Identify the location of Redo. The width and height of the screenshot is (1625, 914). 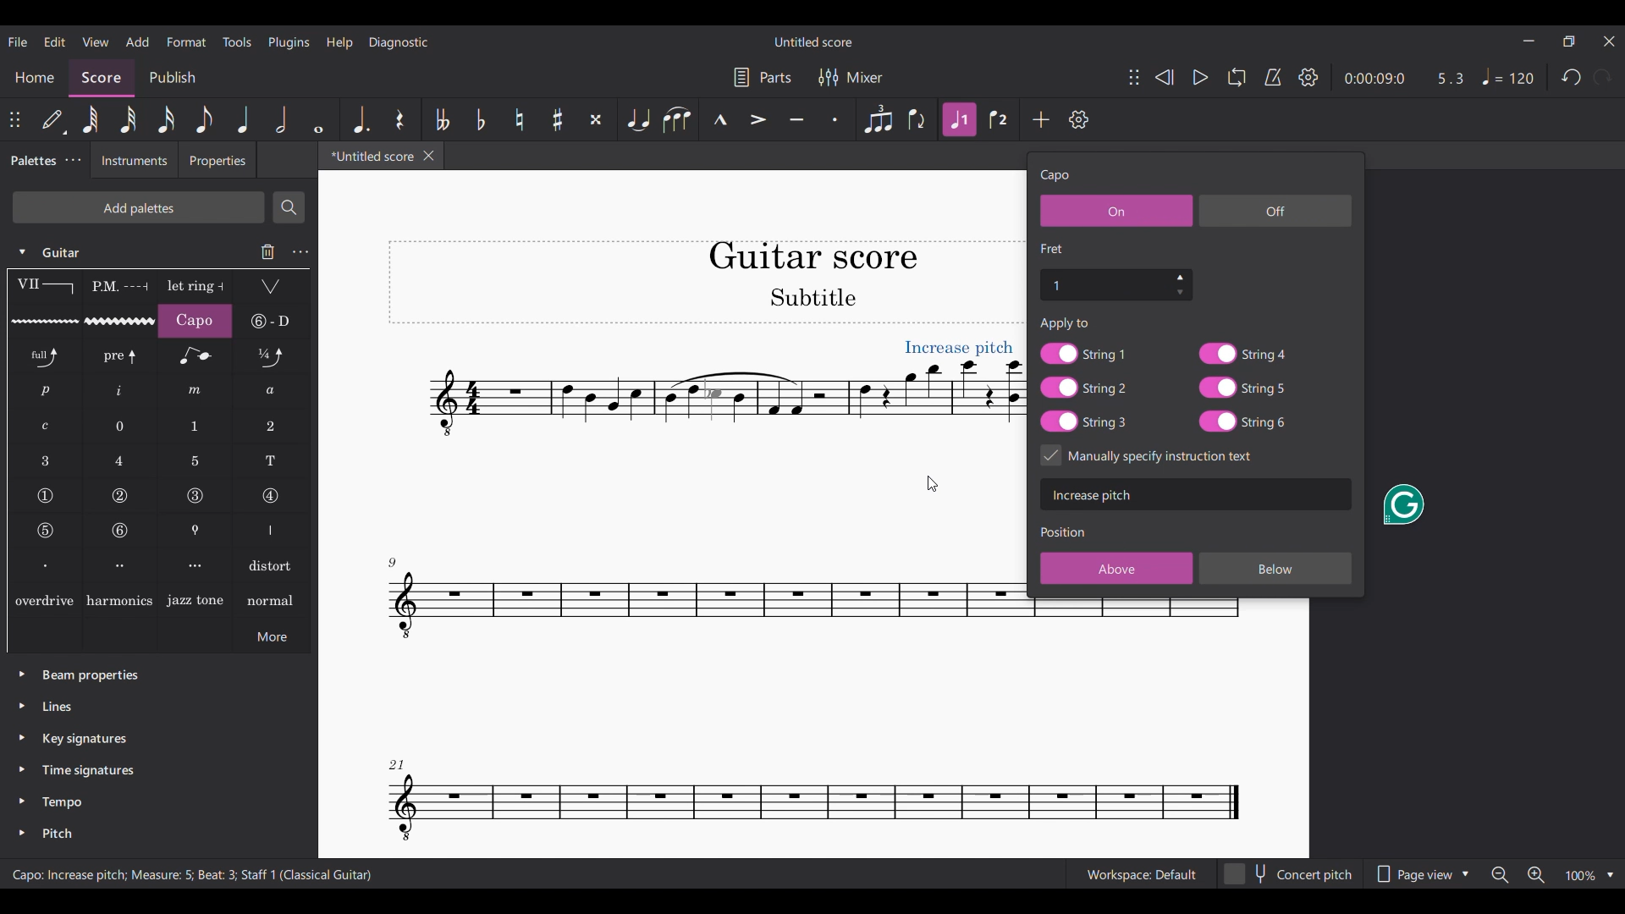
(1603, 77).